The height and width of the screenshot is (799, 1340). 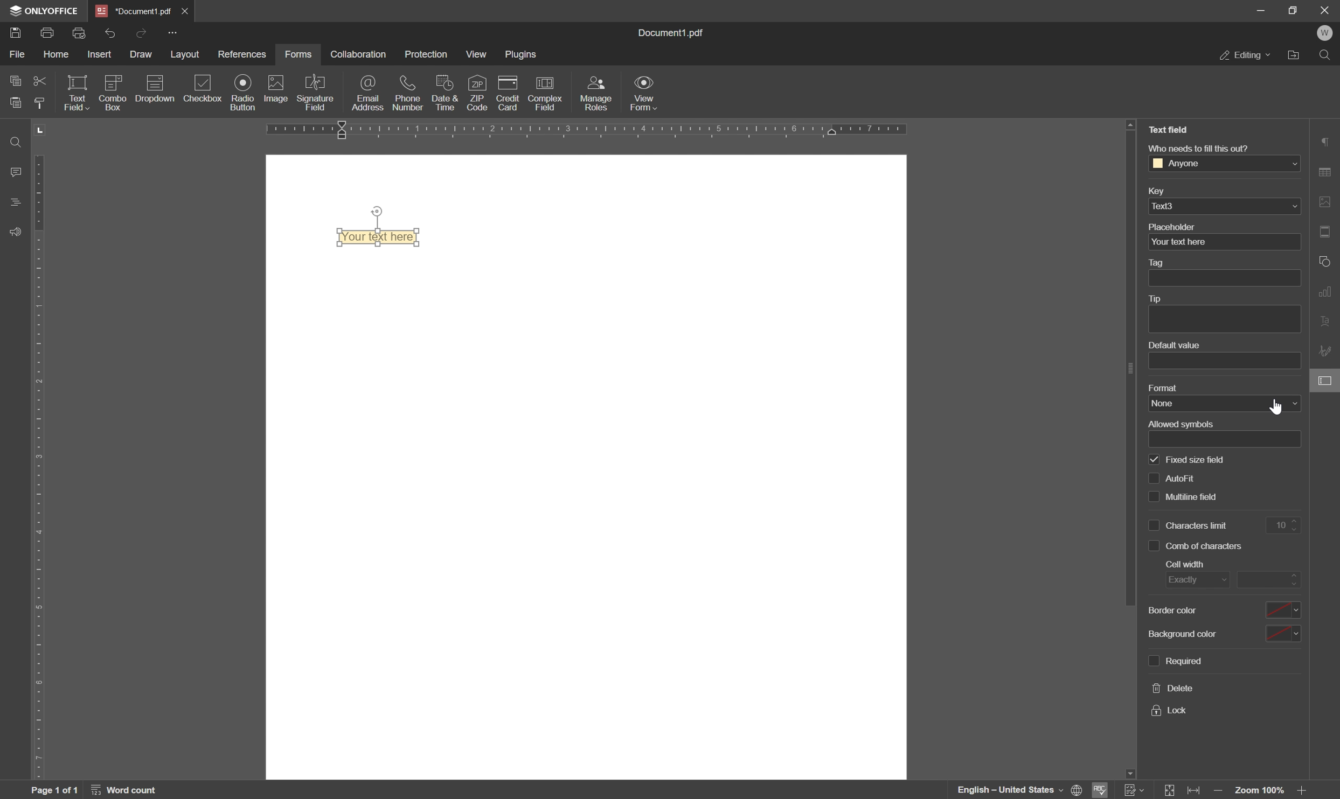 I want to click on allowed symbols, so click(x=1179, y=423).